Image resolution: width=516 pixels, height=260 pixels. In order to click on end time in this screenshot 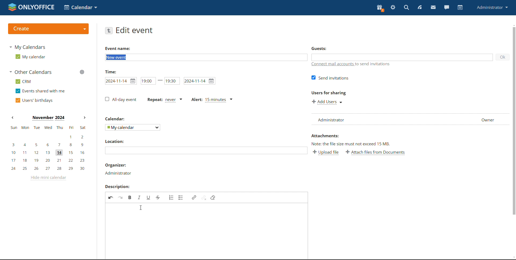, I will do `click(173, 81)`.